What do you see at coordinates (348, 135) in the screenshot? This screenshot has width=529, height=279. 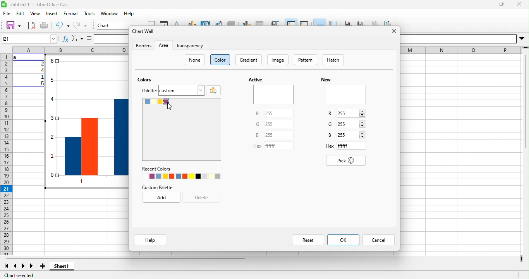 I see `Input B value` at bounding box center [348, 135].